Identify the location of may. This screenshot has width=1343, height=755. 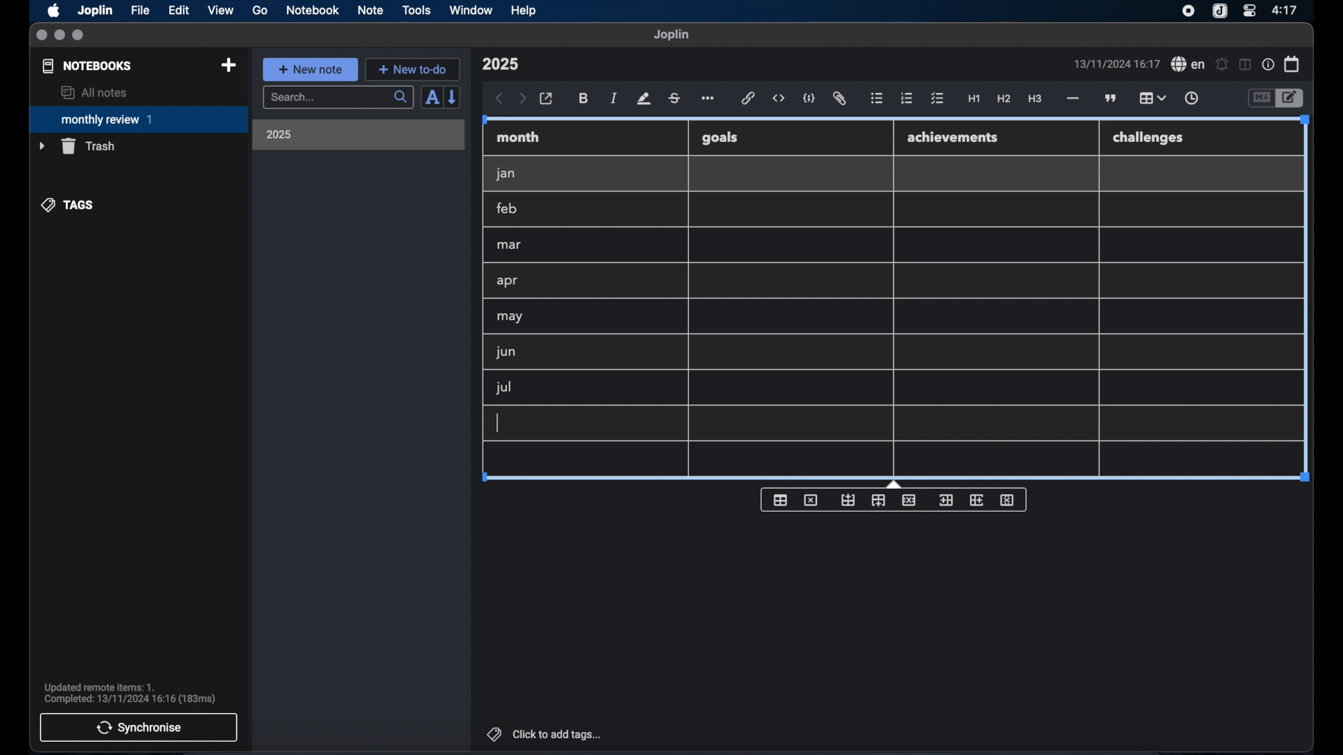
(509, 317).